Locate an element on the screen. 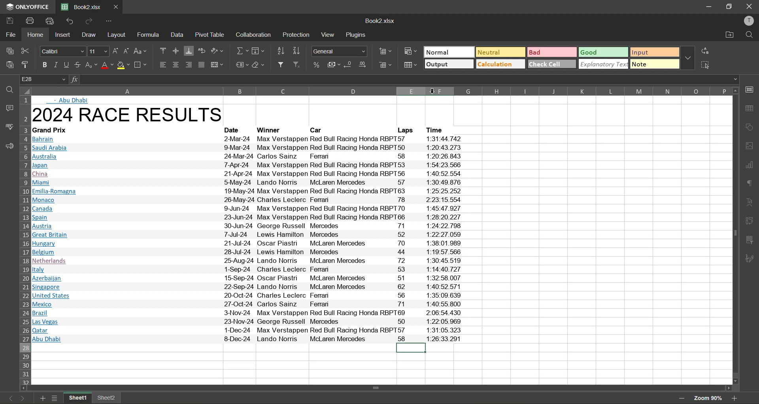 Image resolution: width=759 pixels, height=404 pixels. Time is located at coordinates (437, 129).